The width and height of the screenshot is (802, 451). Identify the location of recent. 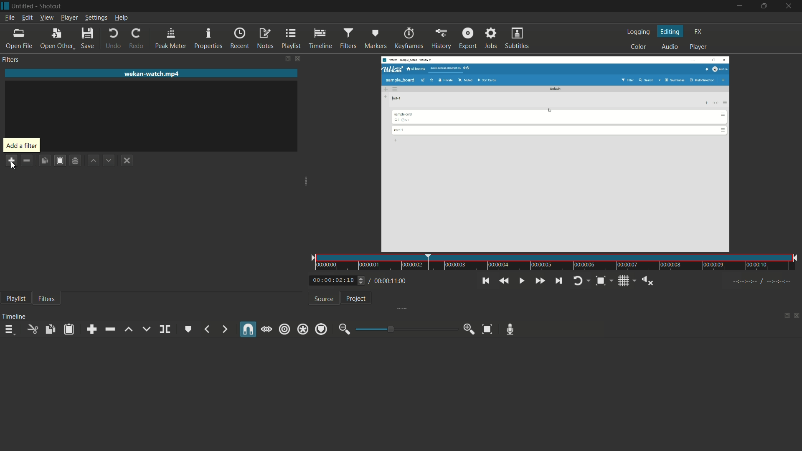
(239, 39).